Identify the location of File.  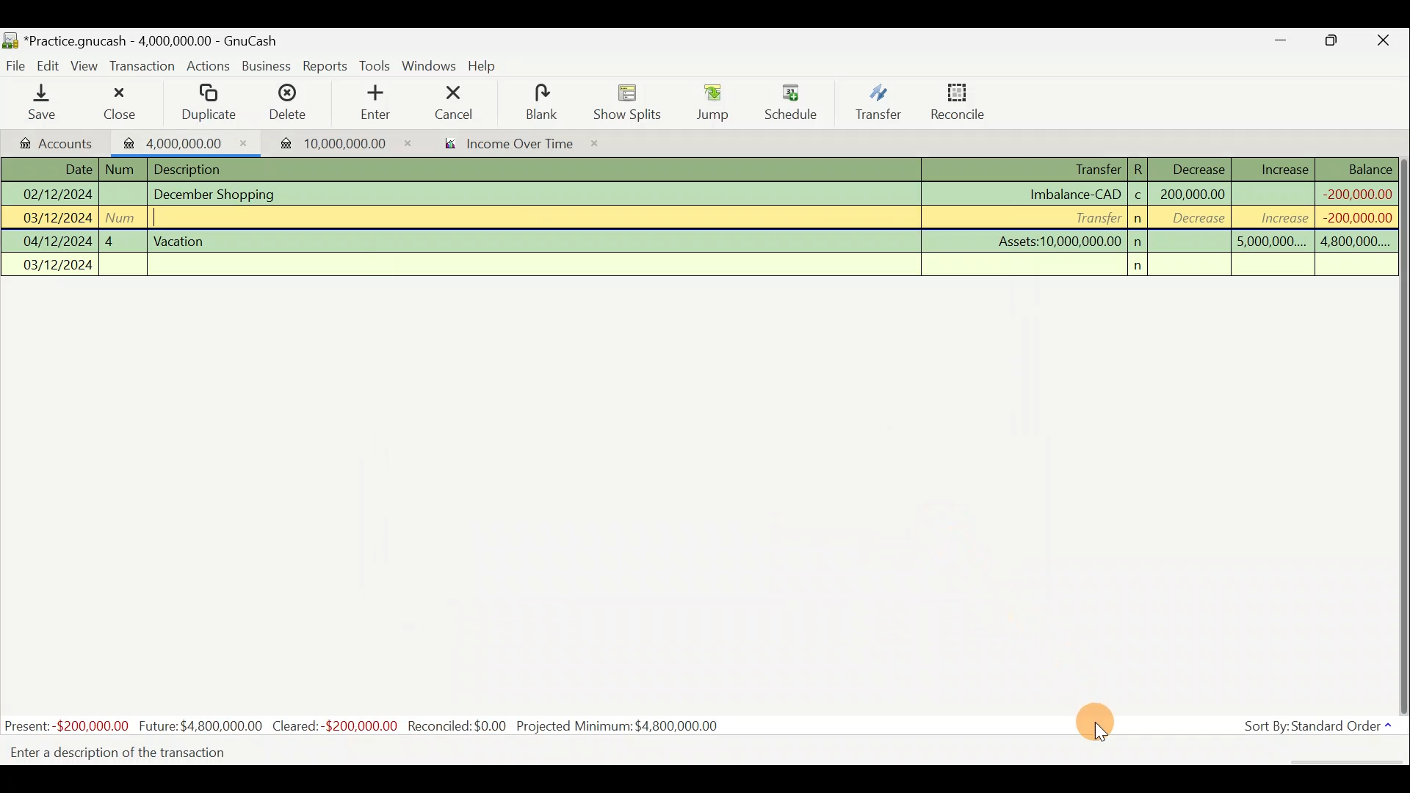
(16, 63).